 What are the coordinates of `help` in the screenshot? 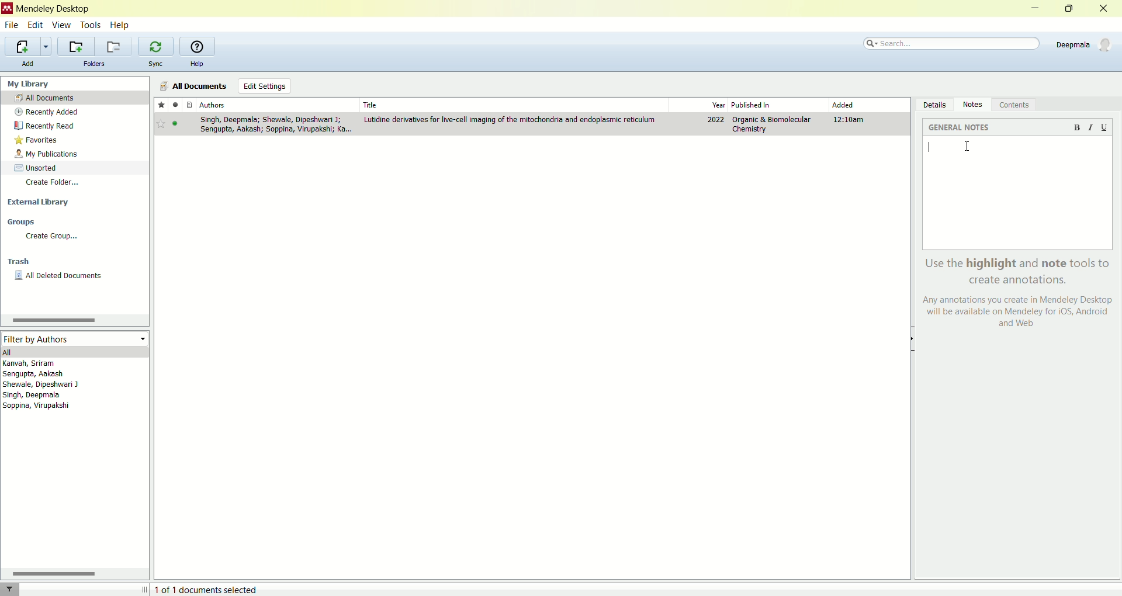 It's located at (122, 26).